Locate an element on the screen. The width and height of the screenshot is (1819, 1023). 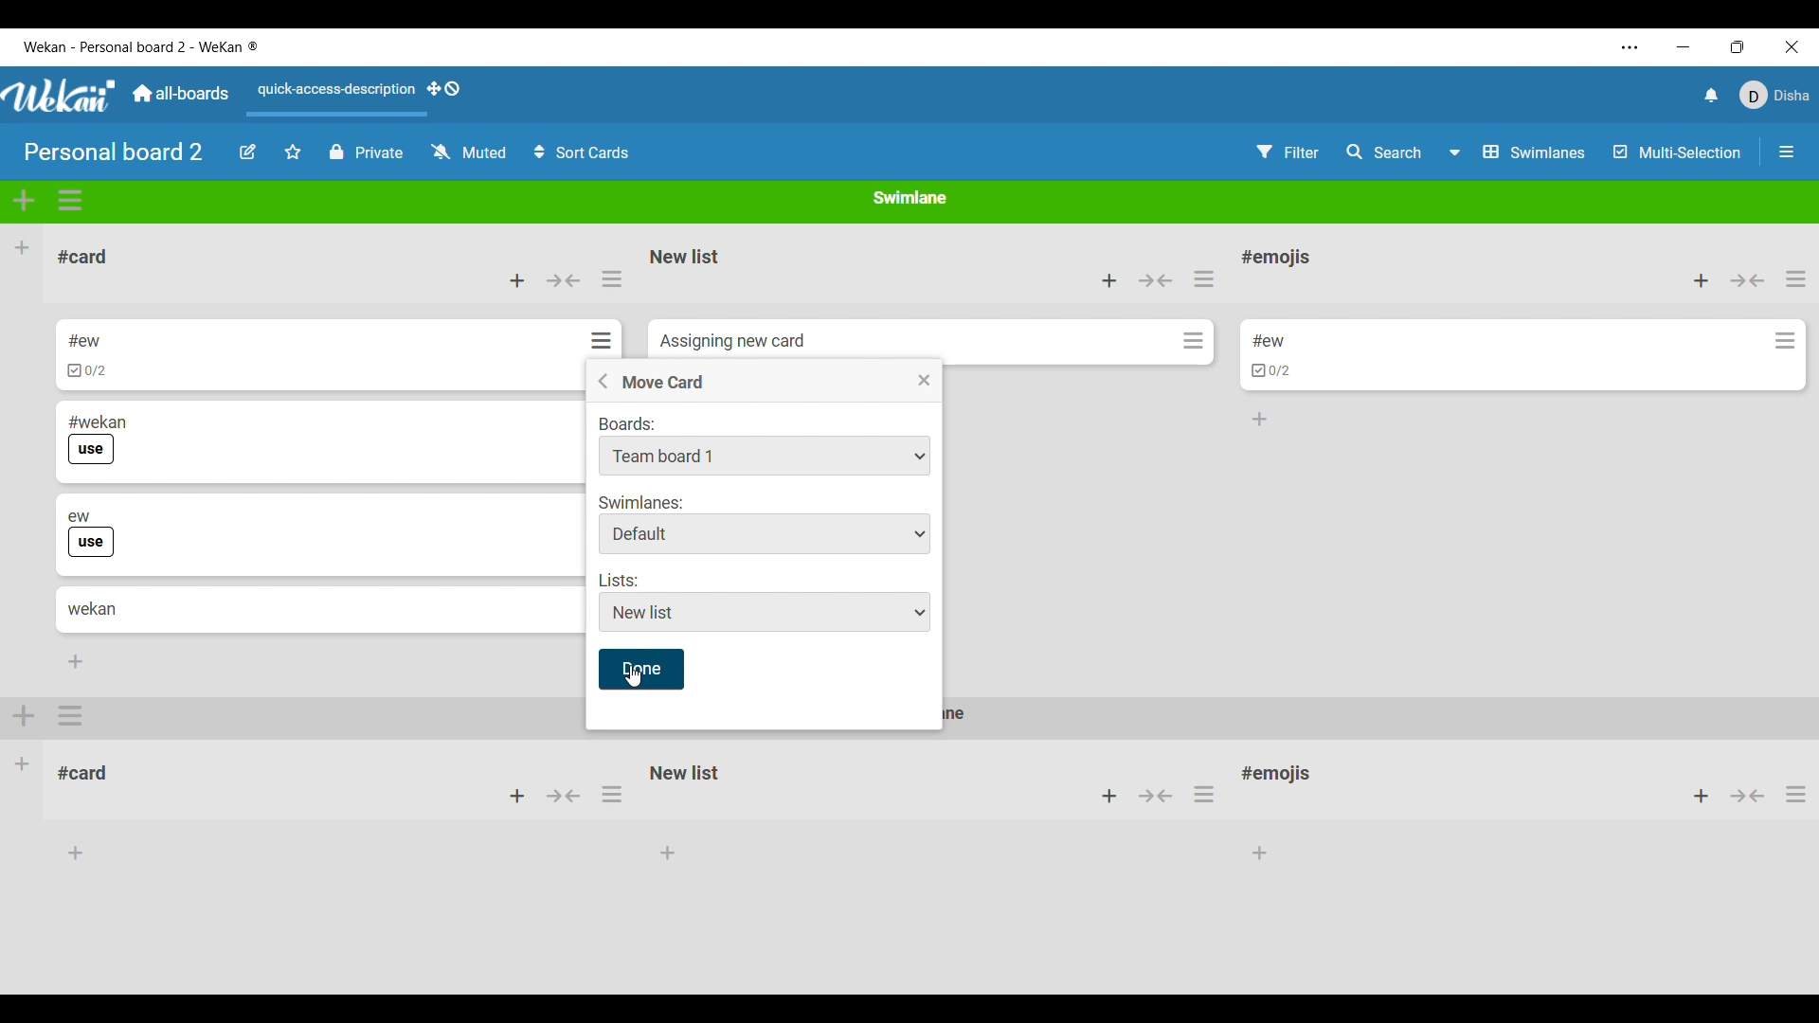
Card actions is located at coordinates (1786, 341).